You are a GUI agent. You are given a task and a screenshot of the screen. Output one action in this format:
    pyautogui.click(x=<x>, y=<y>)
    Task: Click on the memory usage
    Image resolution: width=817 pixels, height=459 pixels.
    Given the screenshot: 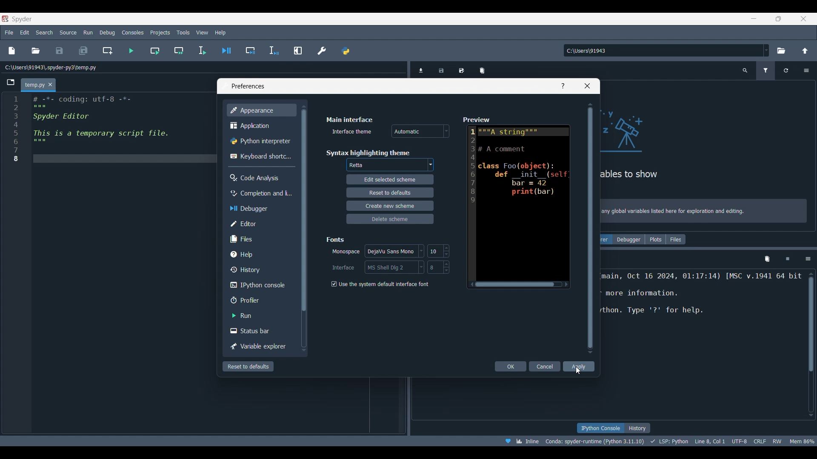 What is the action you would take?
    pyautogui.click(x=802, y=440)
    